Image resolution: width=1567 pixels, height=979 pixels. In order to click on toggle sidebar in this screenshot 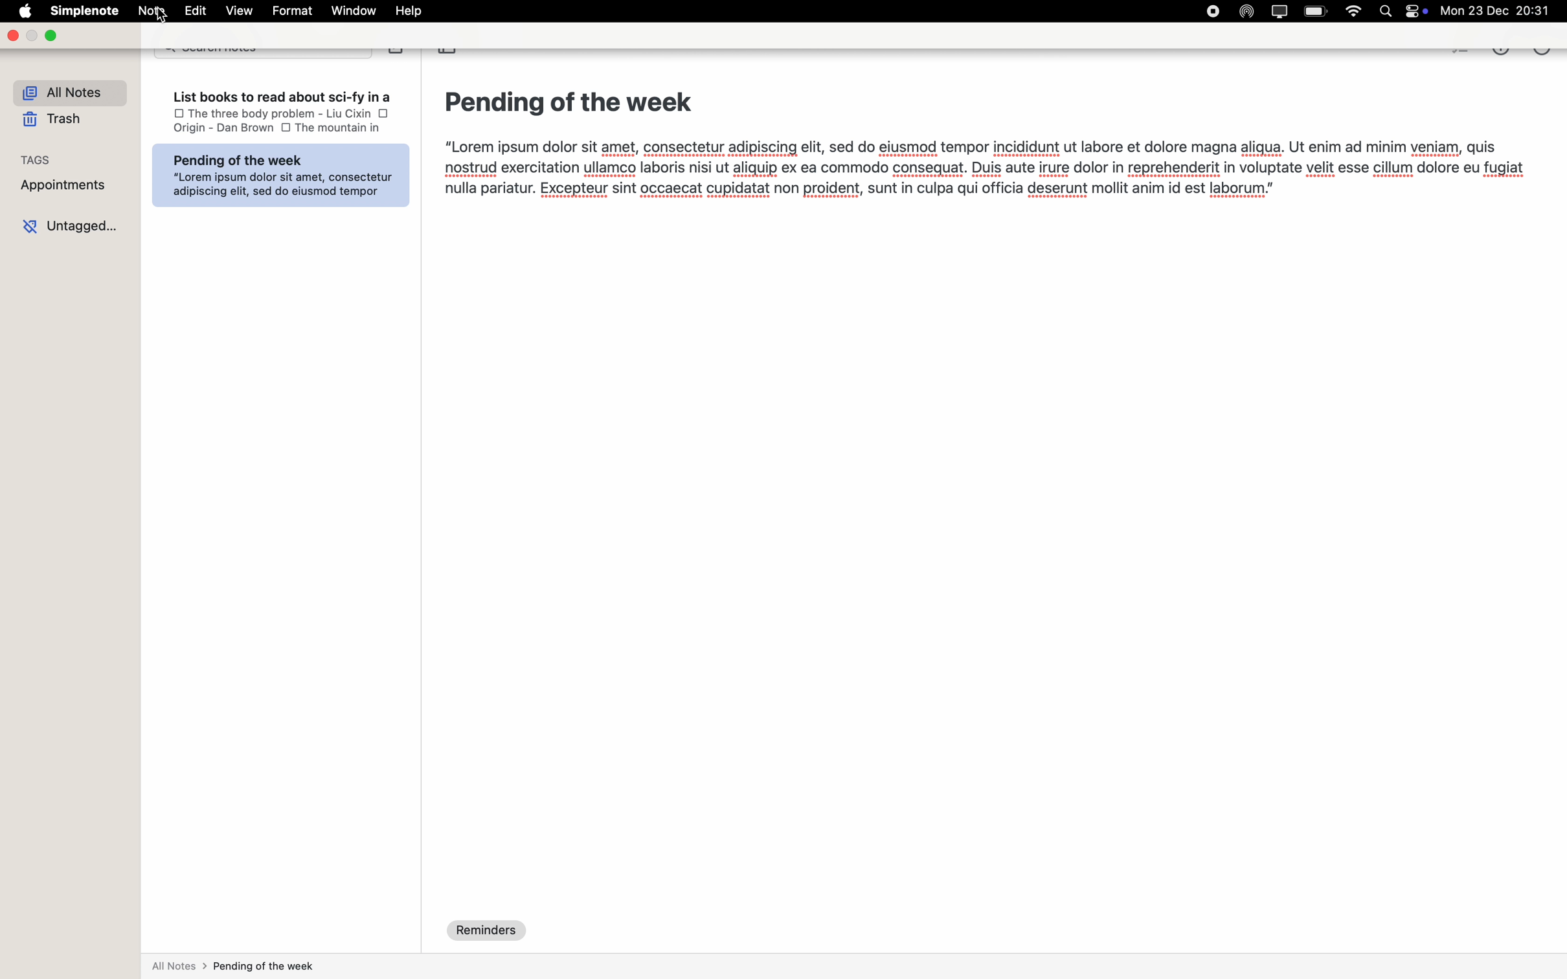, I will do `click(451, 54)`.